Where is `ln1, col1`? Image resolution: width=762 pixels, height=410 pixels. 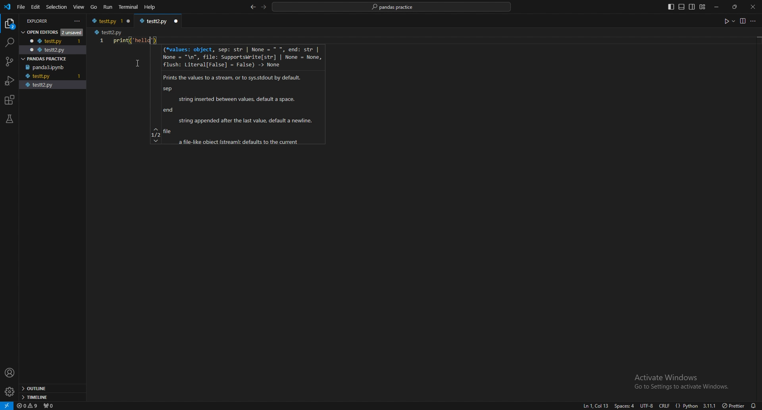 ln1, col1 is located at coordinates (594, 406).